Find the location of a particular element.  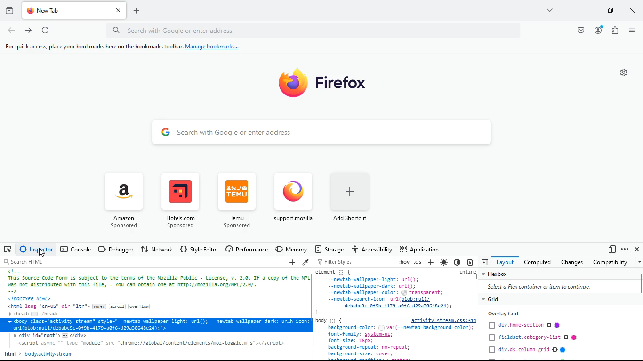

memory is located at coordinates (292, 249).